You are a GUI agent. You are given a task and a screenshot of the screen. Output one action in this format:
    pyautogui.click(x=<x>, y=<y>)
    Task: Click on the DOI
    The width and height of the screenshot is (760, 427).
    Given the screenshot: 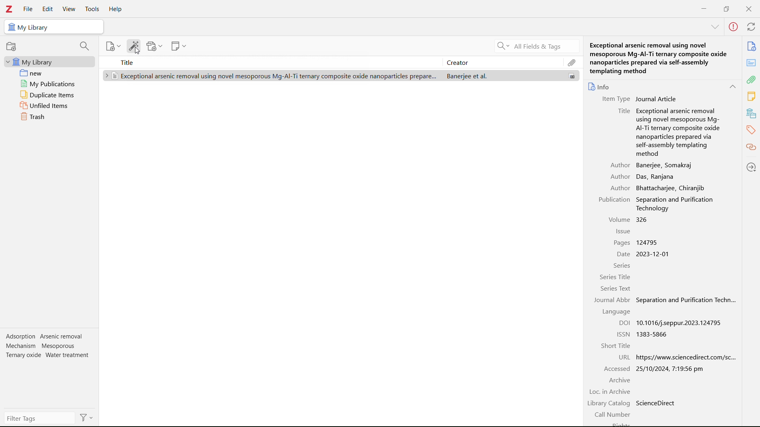 What is the action you would take?
    pyautogui.click(x=625, y=323)
    